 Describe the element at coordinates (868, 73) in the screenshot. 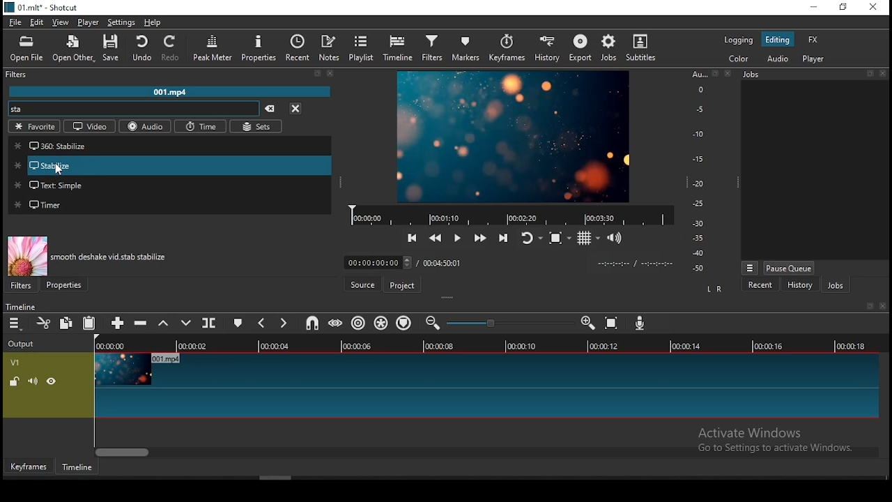

I see `fullscreen` at that location.